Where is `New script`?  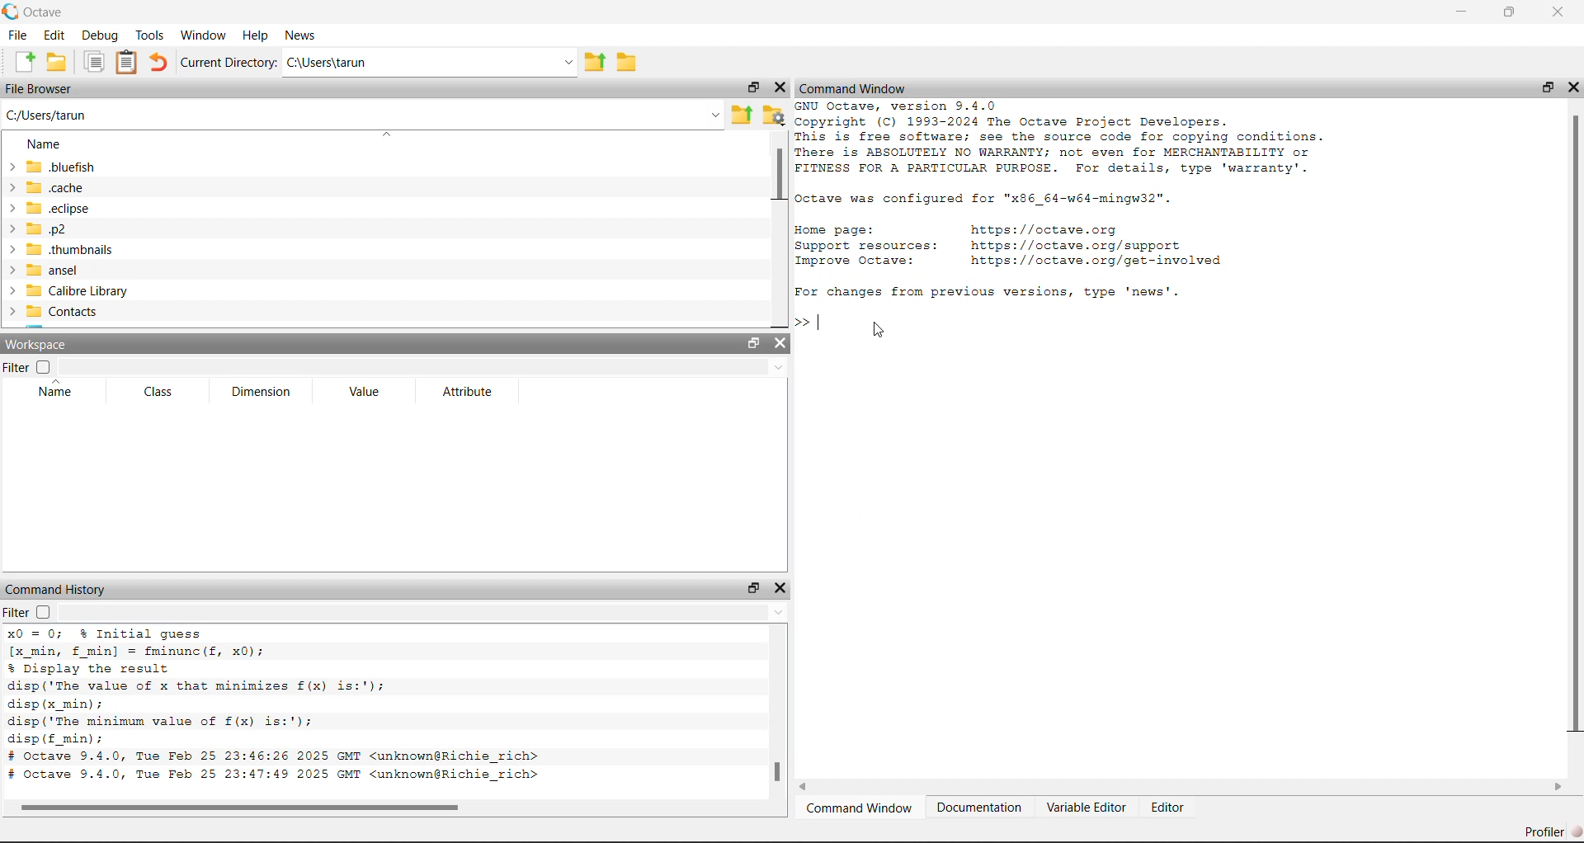
New script is located at coordinates (26, 62).